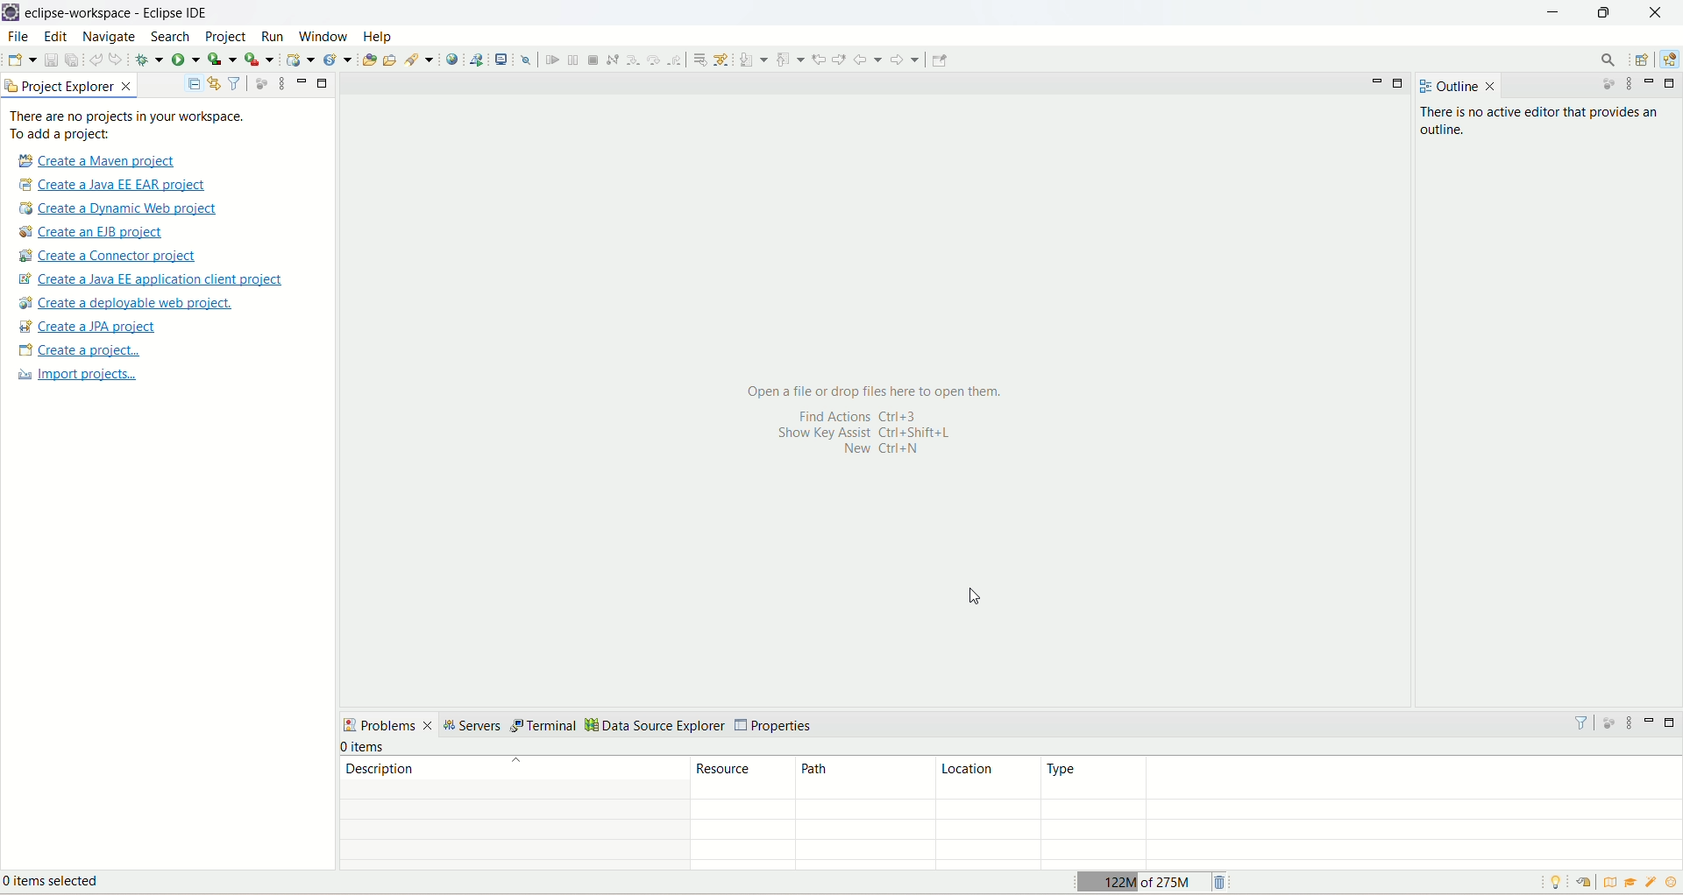 The image size is (1683, 895). I want to click on close, so click(1491, 87).